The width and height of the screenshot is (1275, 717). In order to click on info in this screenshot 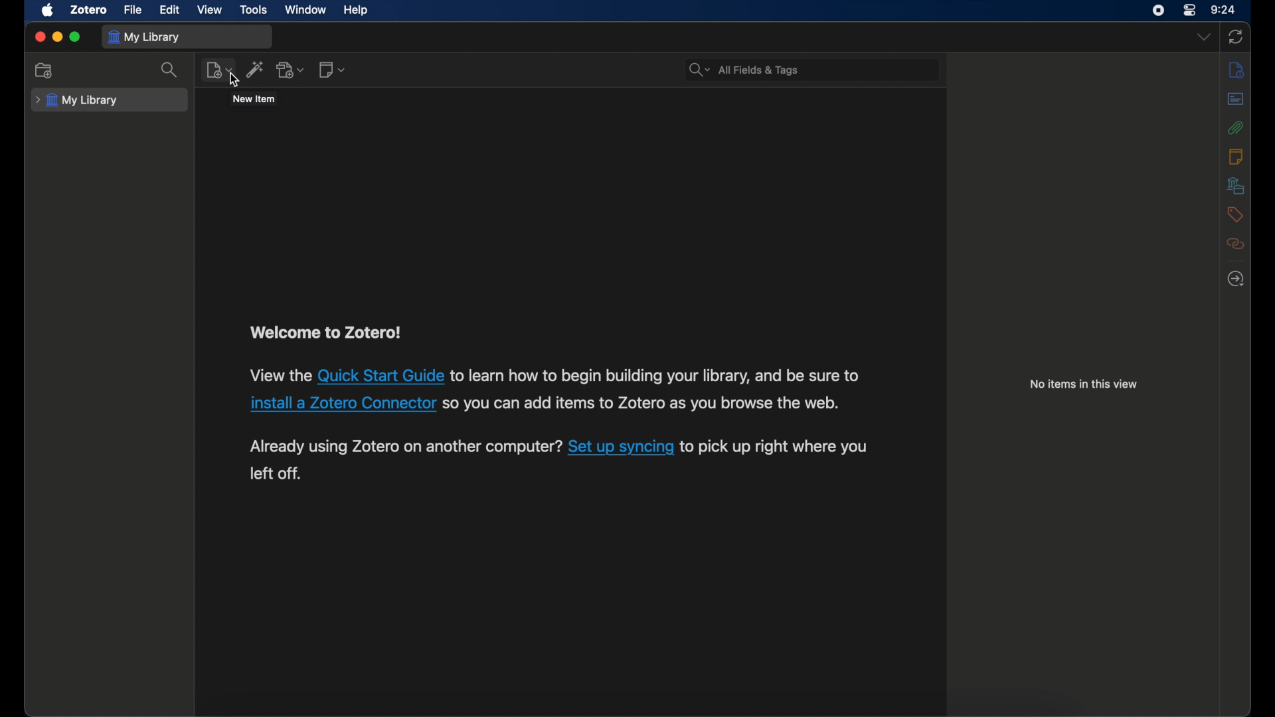, I will do `click(1236, 70)`.